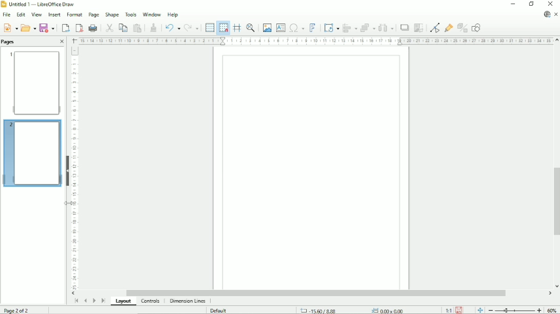 The width and height of the screenshot is (560, 314). What do you see at coordinates (332, 28) in the screenshot?
I see `Transformation` at bounding box center [332, 28].